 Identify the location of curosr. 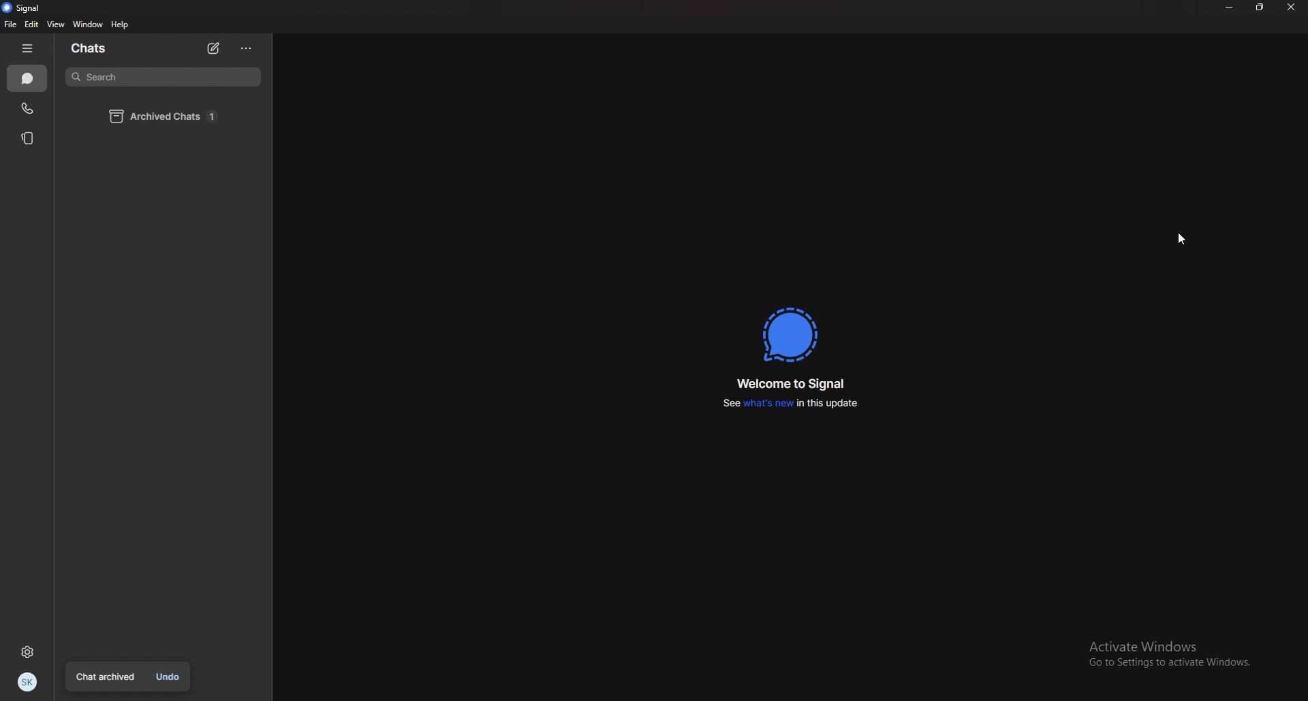
(1181, 238).